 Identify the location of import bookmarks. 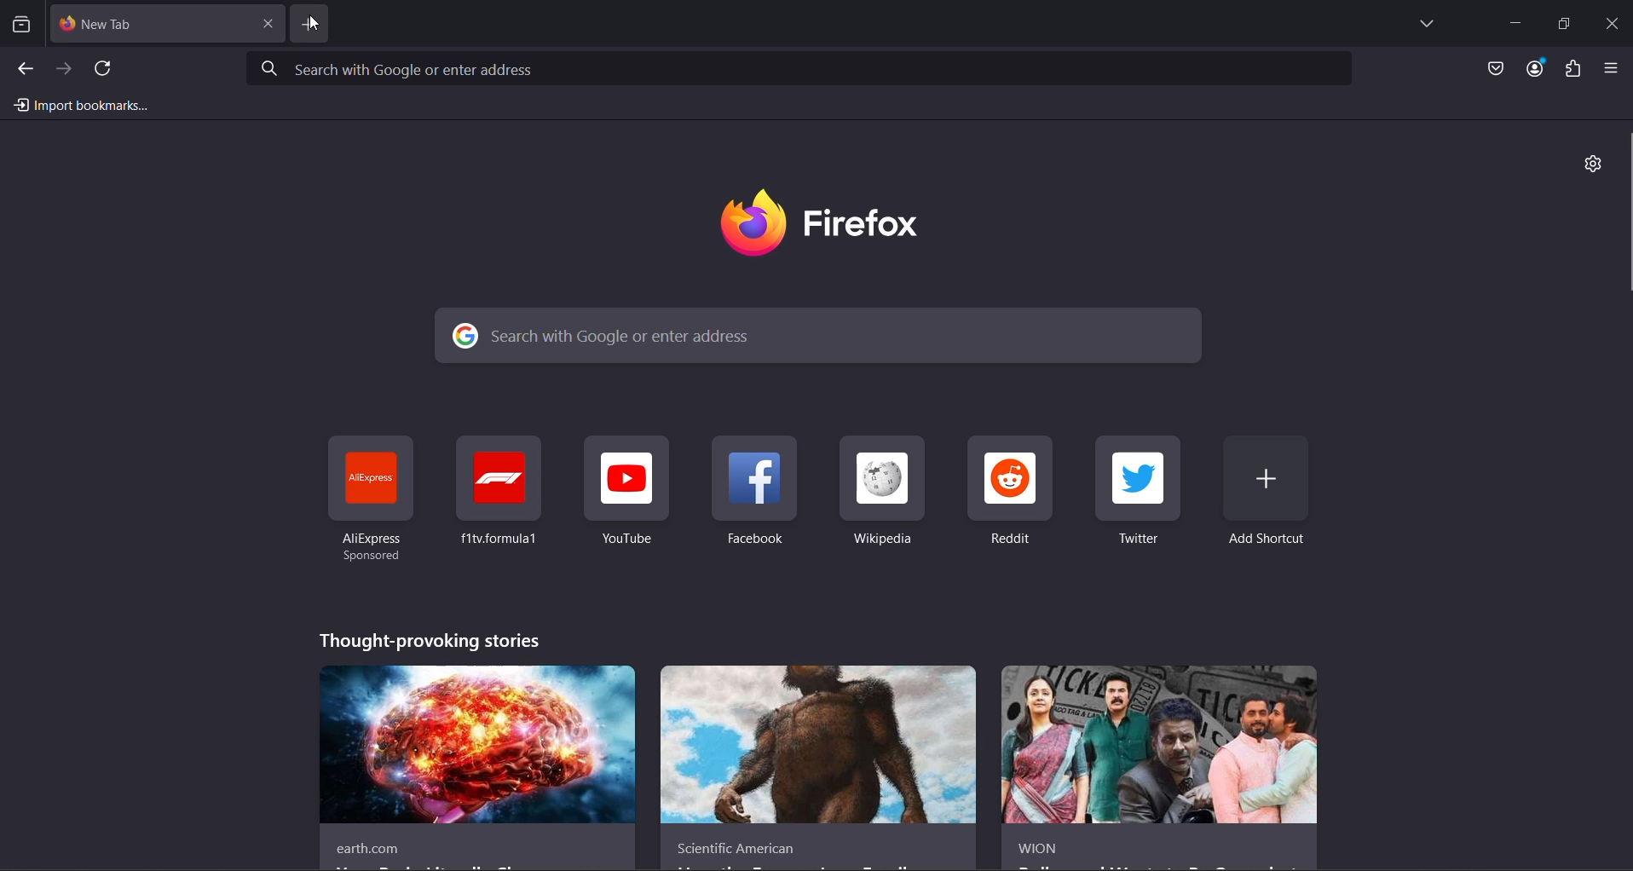
(88, 105).